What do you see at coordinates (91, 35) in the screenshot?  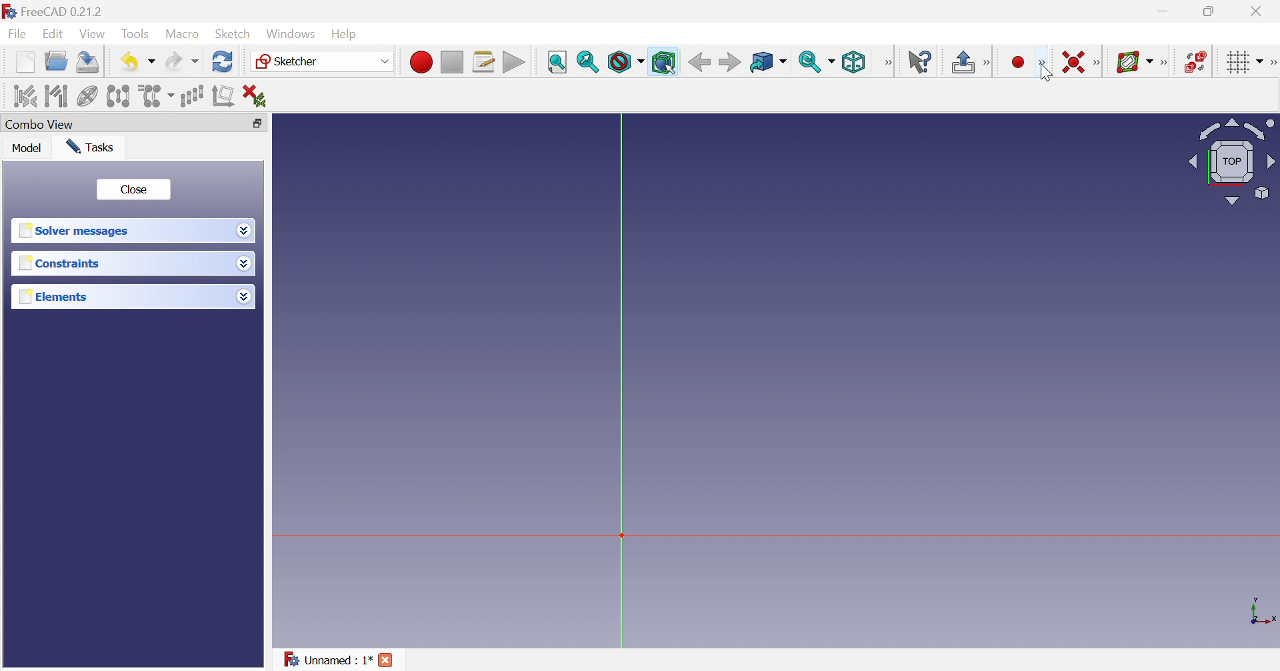 I see `View` at bounding box center [91, 35].